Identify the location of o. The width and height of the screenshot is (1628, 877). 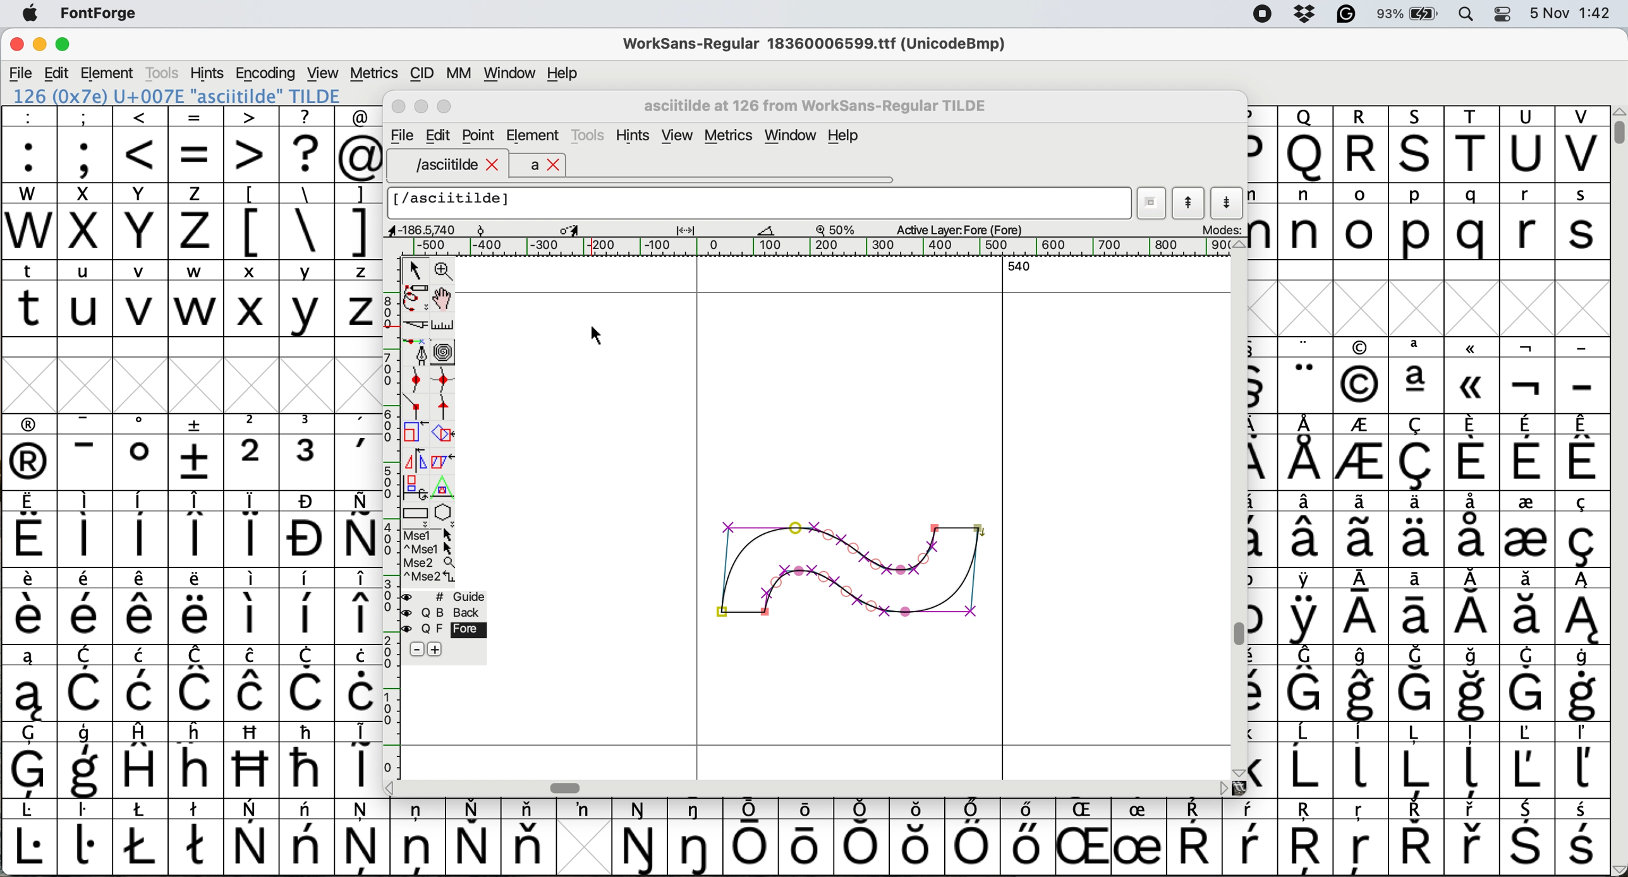
(1362, 224).